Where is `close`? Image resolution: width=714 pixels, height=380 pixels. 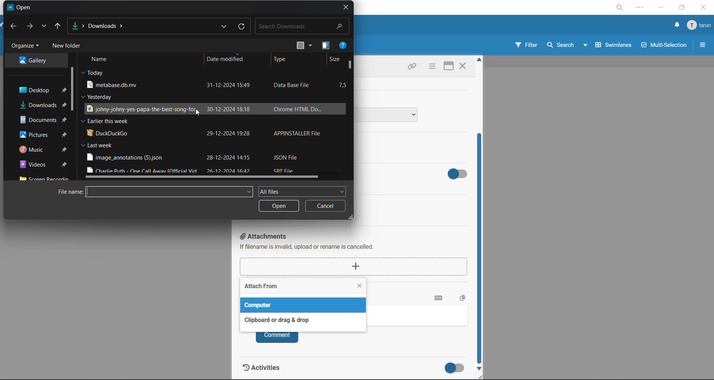
close is located at coordinates (346, 8).